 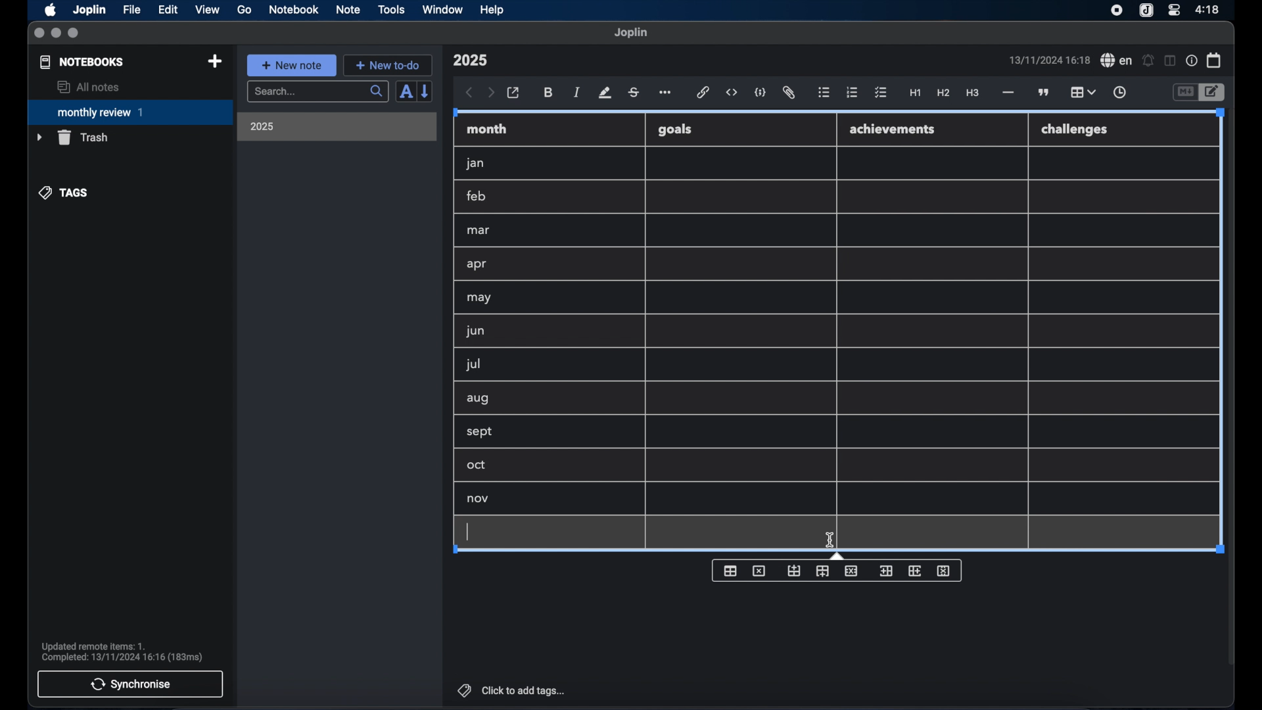 I want to click on jul, so click(x=471, y=365).